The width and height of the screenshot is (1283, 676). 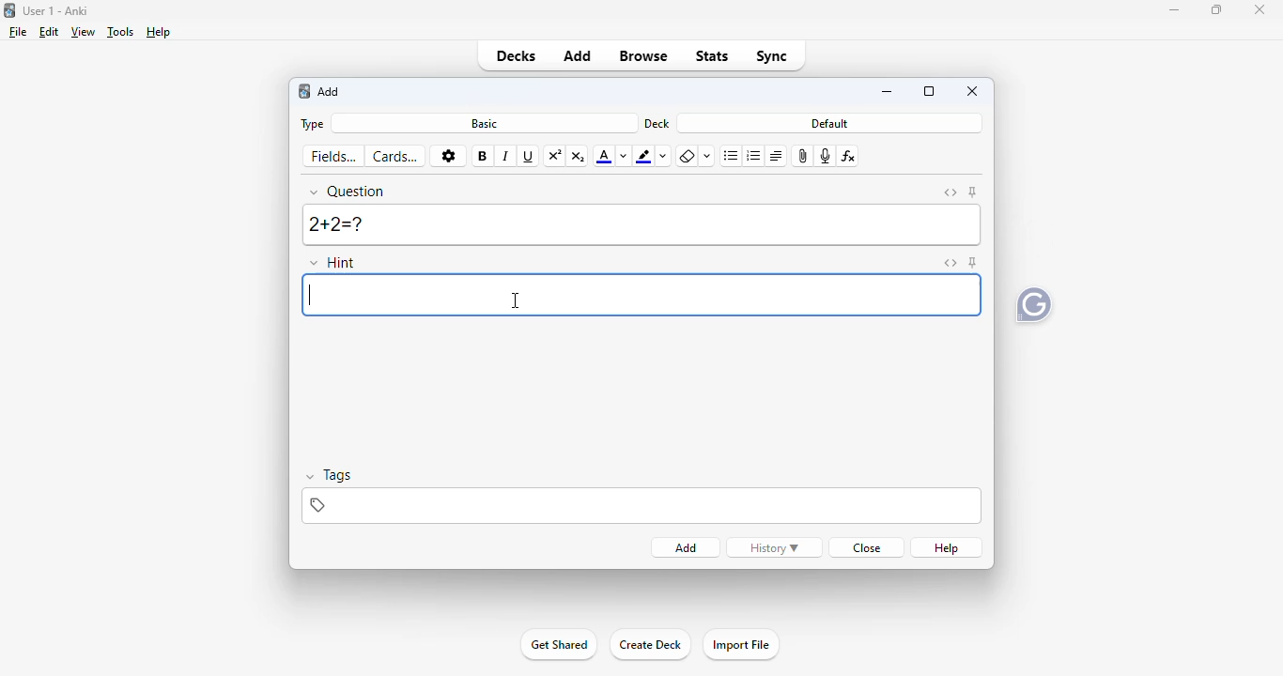 What do you see at coordinates (1034, 308) in the screenshot?
I see `grammarly extension` at bounding box center [1034, 308].